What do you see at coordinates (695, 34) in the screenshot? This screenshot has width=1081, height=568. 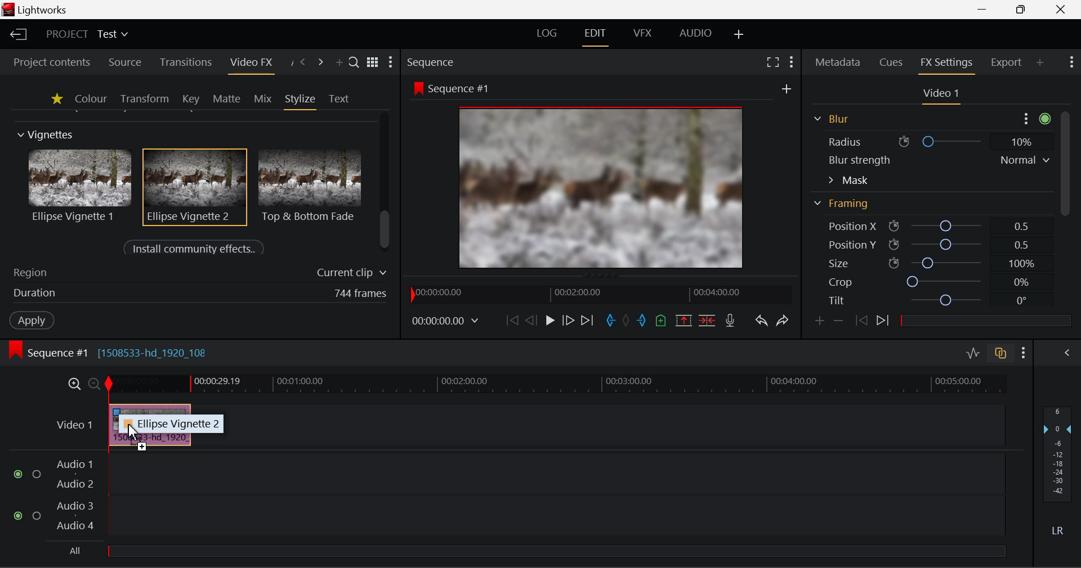 I see `AUDIO Layout` at bounding box center [695, 34].